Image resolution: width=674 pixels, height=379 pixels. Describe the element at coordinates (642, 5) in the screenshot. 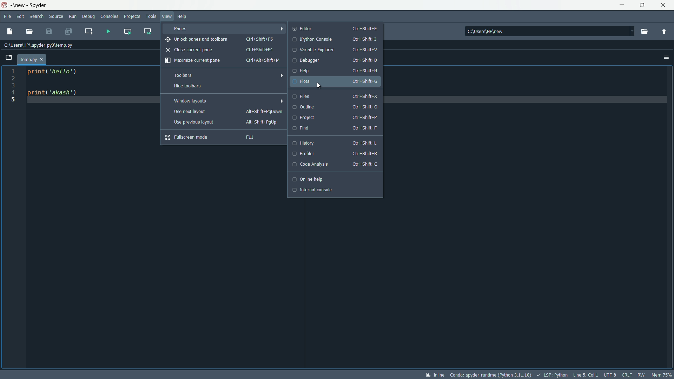

I see `restore` at that location.